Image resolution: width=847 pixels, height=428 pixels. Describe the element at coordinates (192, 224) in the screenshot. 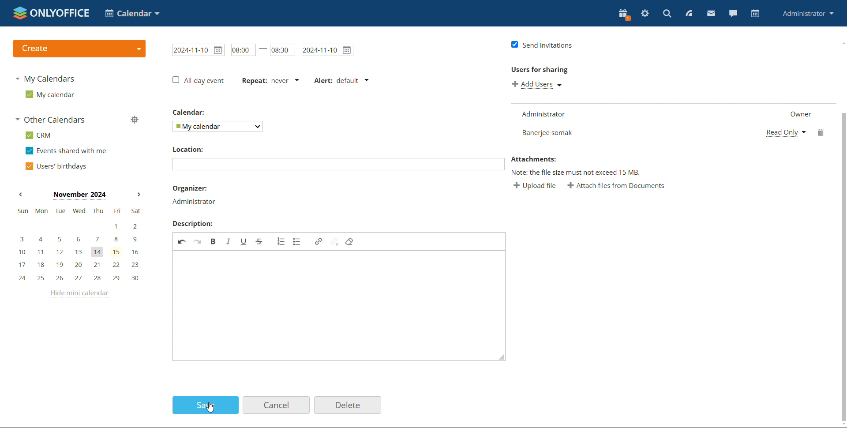

I see `description` at that location.